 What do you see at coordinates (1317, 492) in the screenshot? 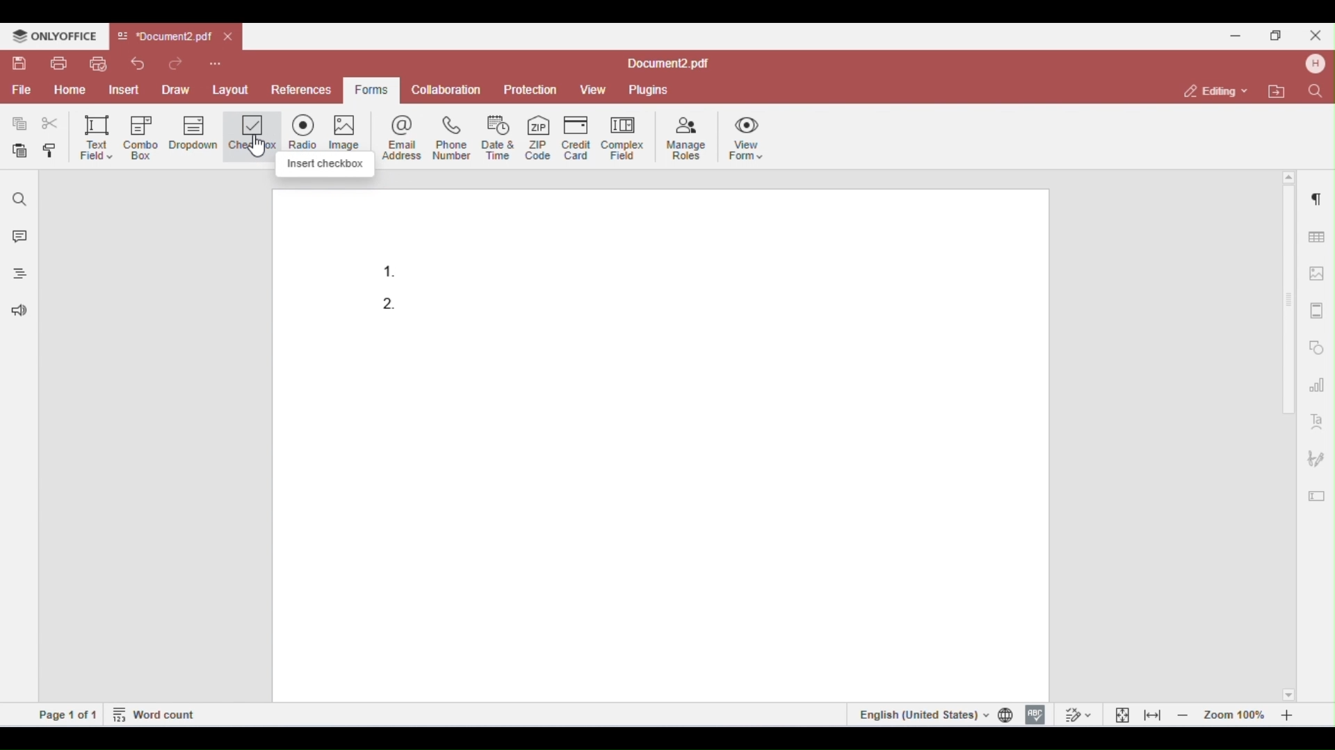
I see `form settings` at bounding box center [1317, 492].